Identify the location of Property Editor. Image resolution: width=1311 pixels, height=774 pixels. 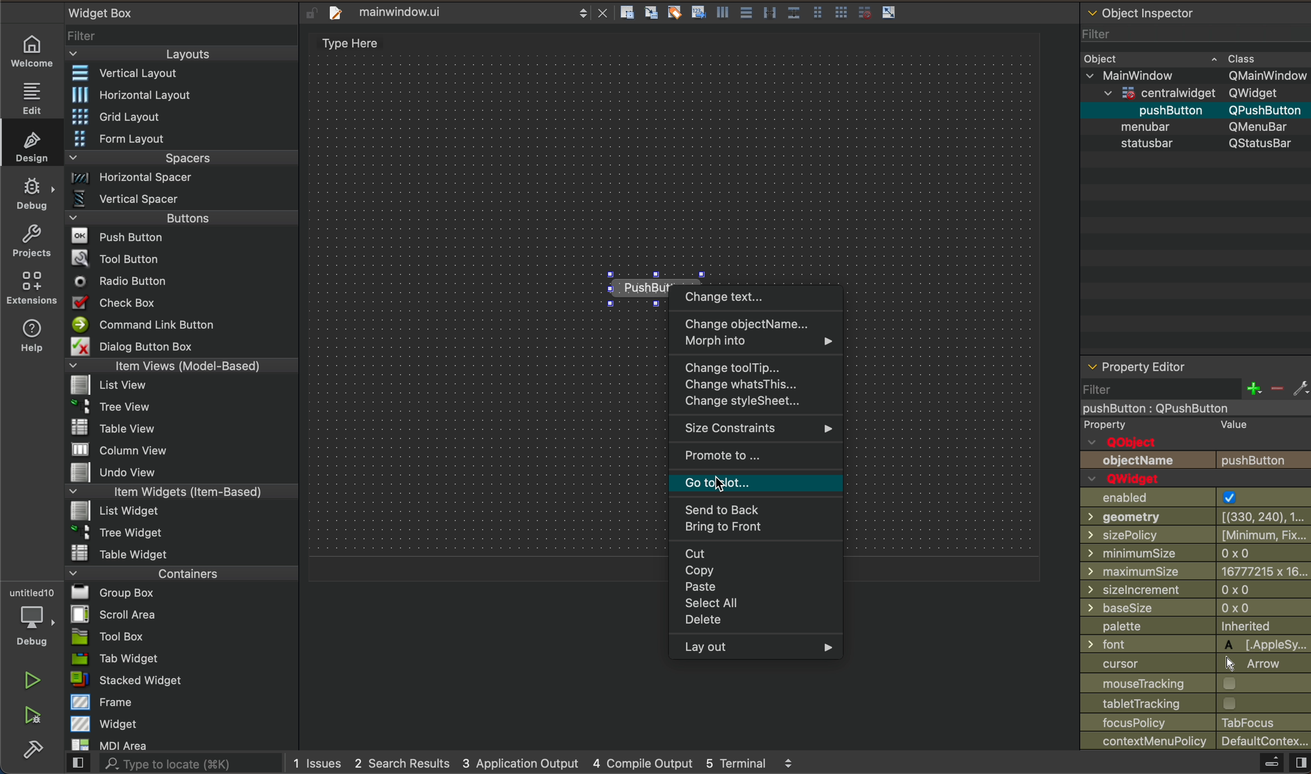
(1138, 366).